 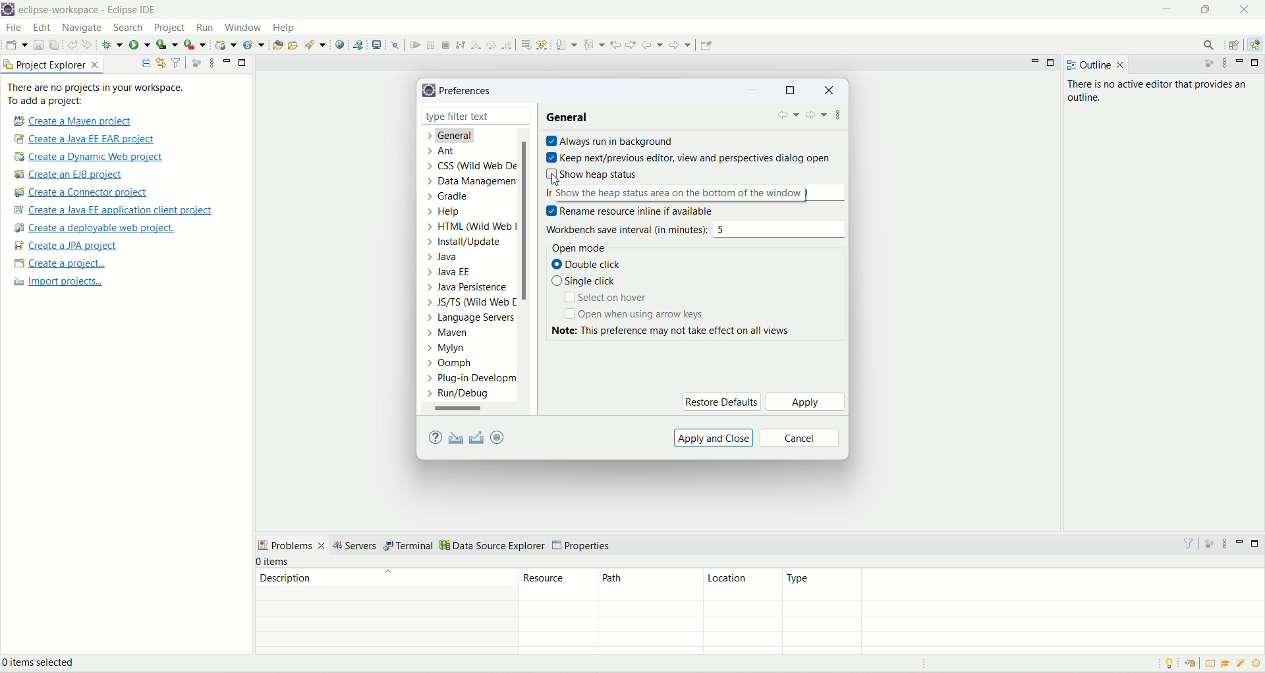 I want to click on previous edit location, so click(x=615, y=45).